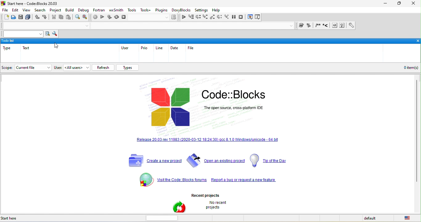 Image resolution: width=421 pixels, height=222 pixels. Describe the element at coordinates (350, 26) in the screenshot. I see `open preference` at that location.